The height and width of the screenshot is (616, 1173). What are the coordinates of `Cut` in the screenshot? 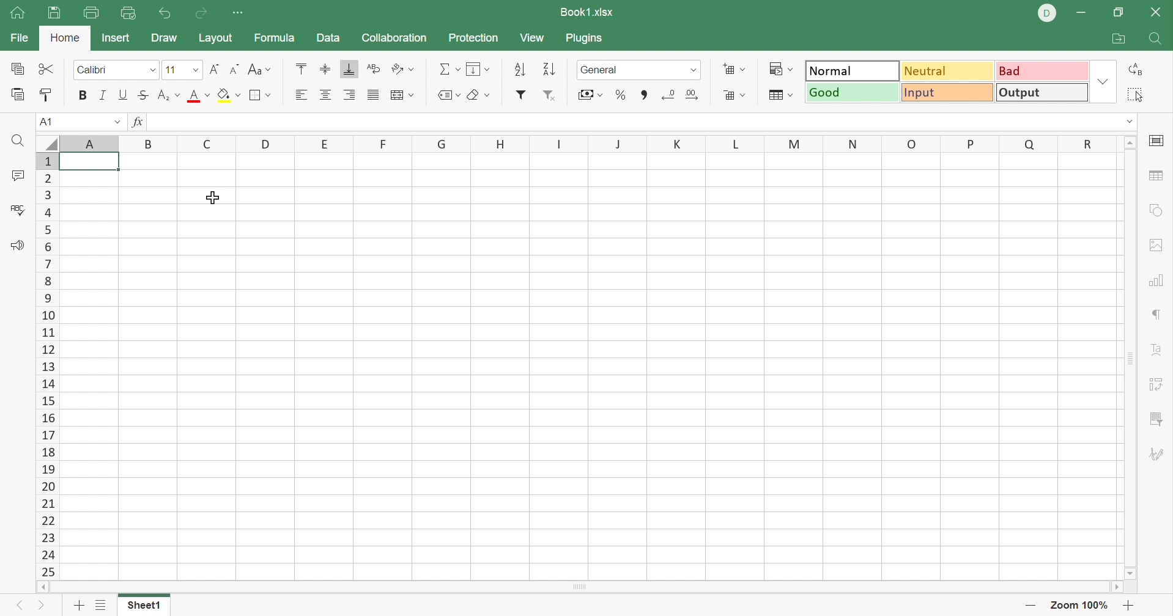 It's located at (50, 70).